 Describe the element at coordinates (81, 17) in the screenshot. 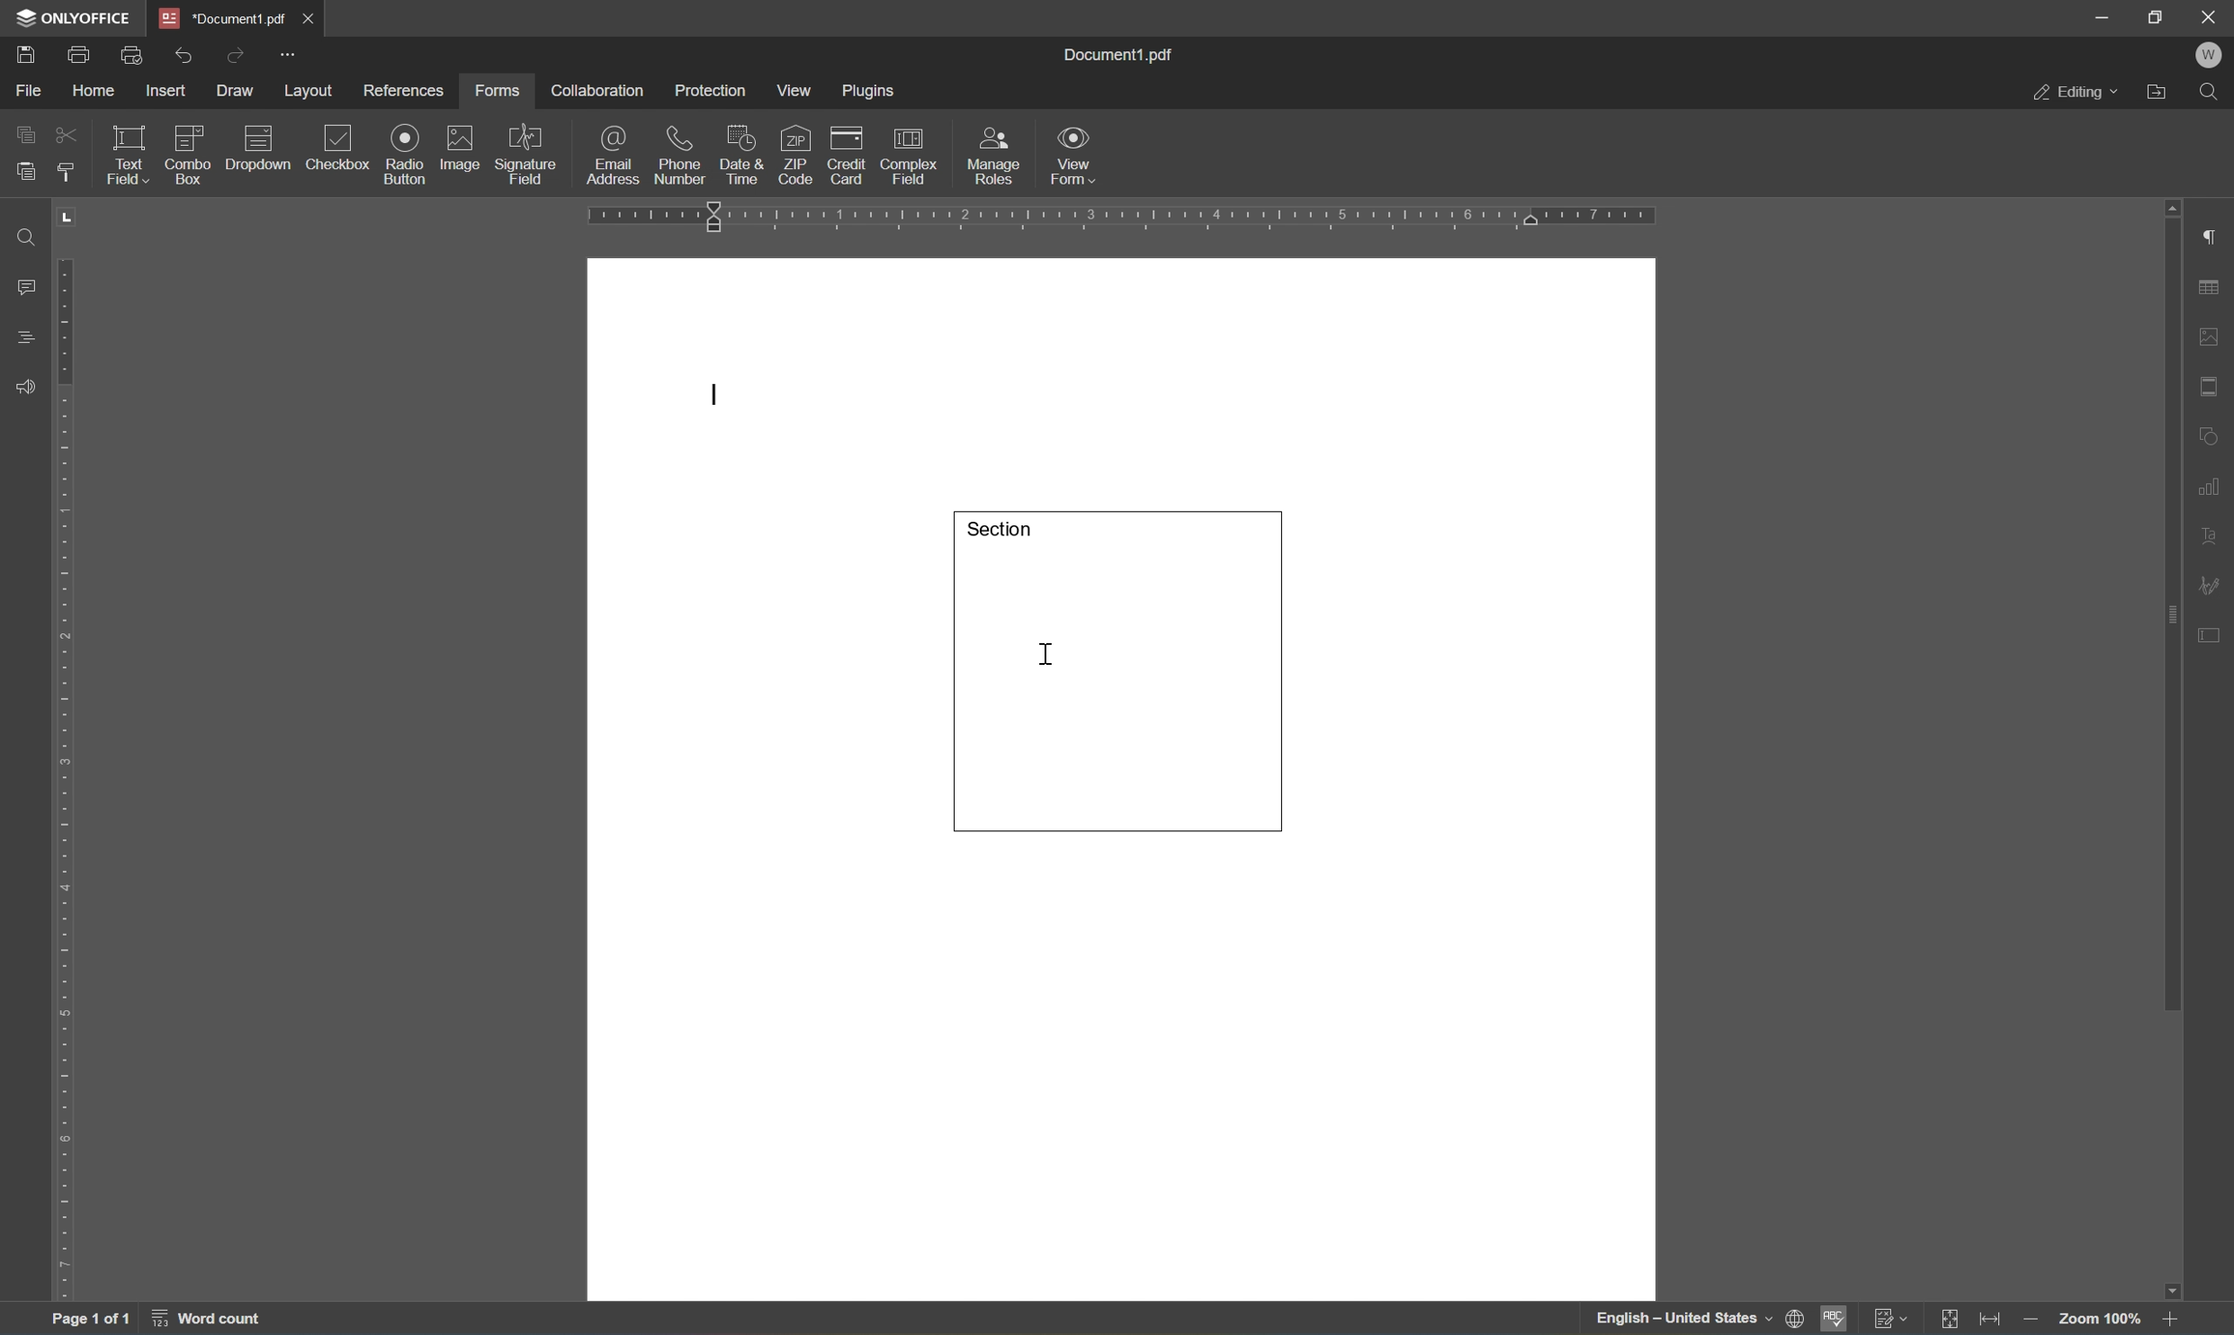

I see `ONLYOFFICE` at that location.